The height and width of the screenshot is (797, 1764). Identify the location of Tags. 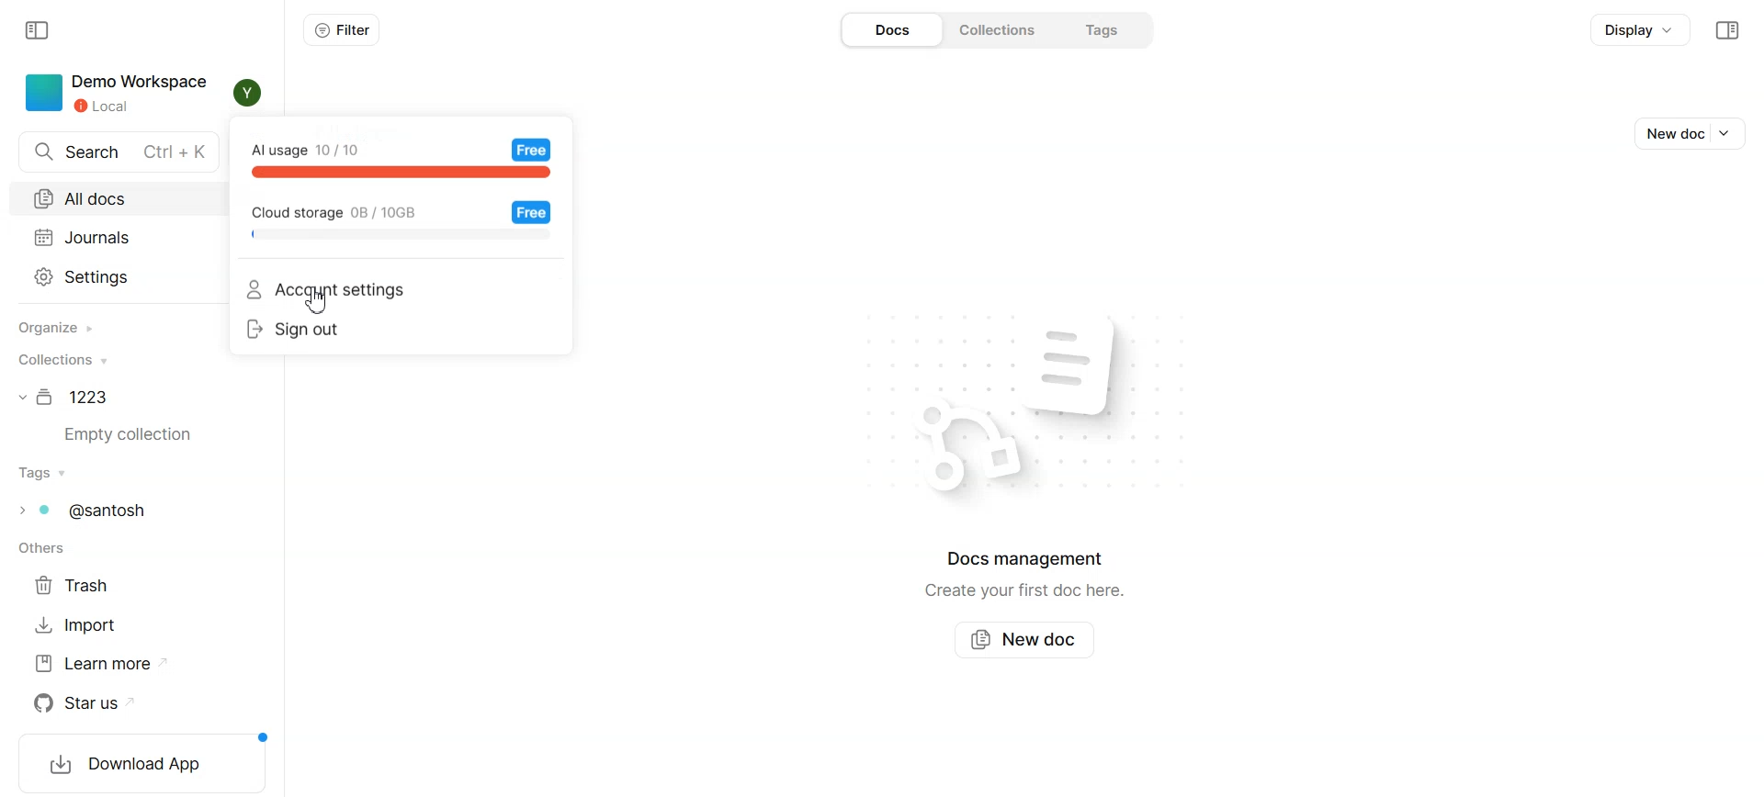
(91, 510).